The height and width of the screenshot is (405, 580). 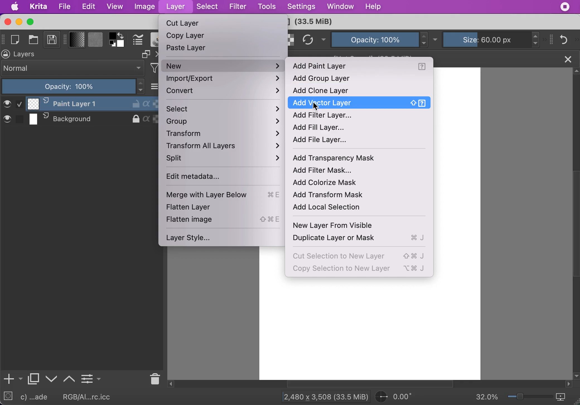 What do you see at coordinates (52, 41) in the screenshot?
I see `save` at bounding box center [52, 41].